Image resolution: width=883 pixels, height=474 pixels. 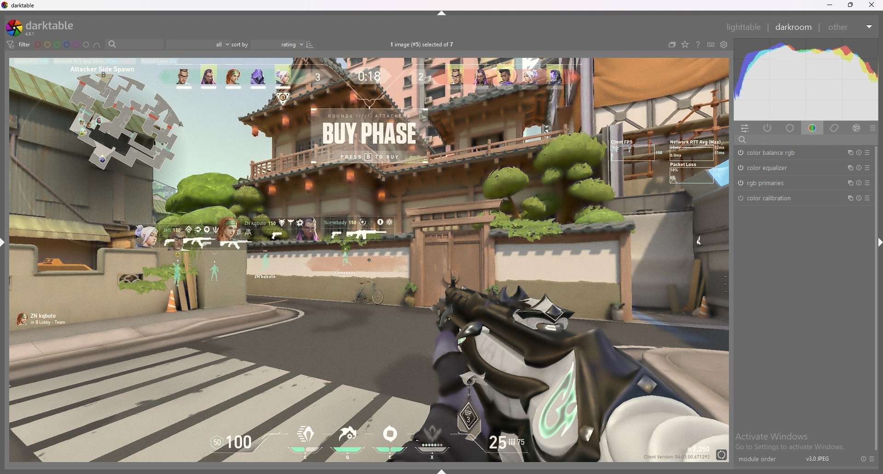 I want to click on help, so click(x=698, y=45).